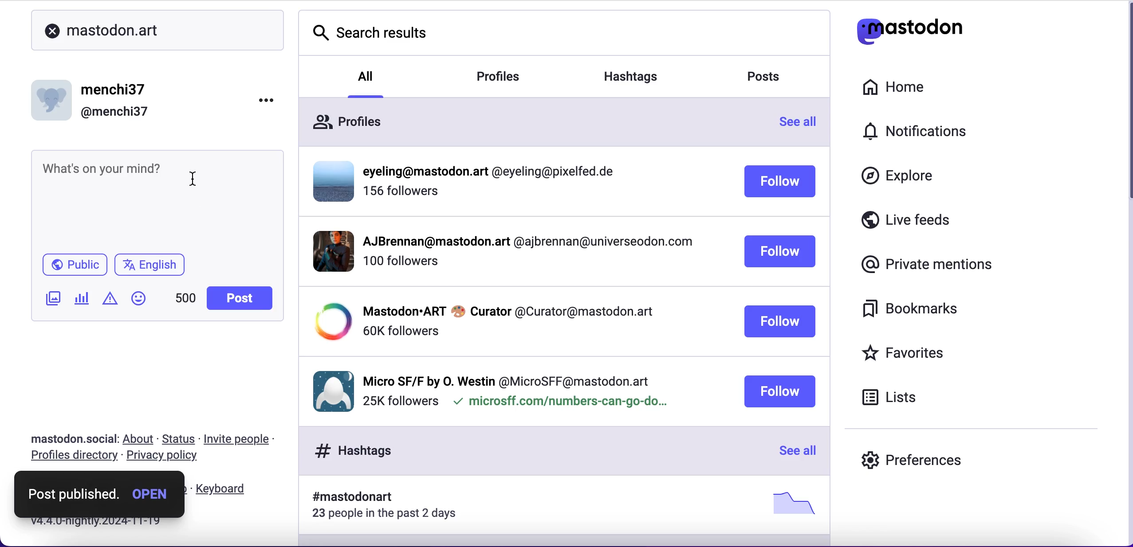 Image resolution: width=1133 pixels, height=547 pixels. I want to click on home, so click(905, 88).